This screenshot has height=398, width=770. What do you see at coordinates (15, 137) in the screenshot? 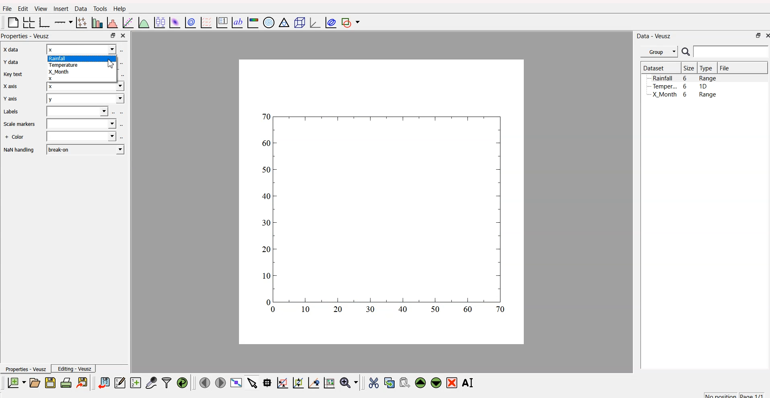
I see `+ Color` at bounding box center [15, 137].